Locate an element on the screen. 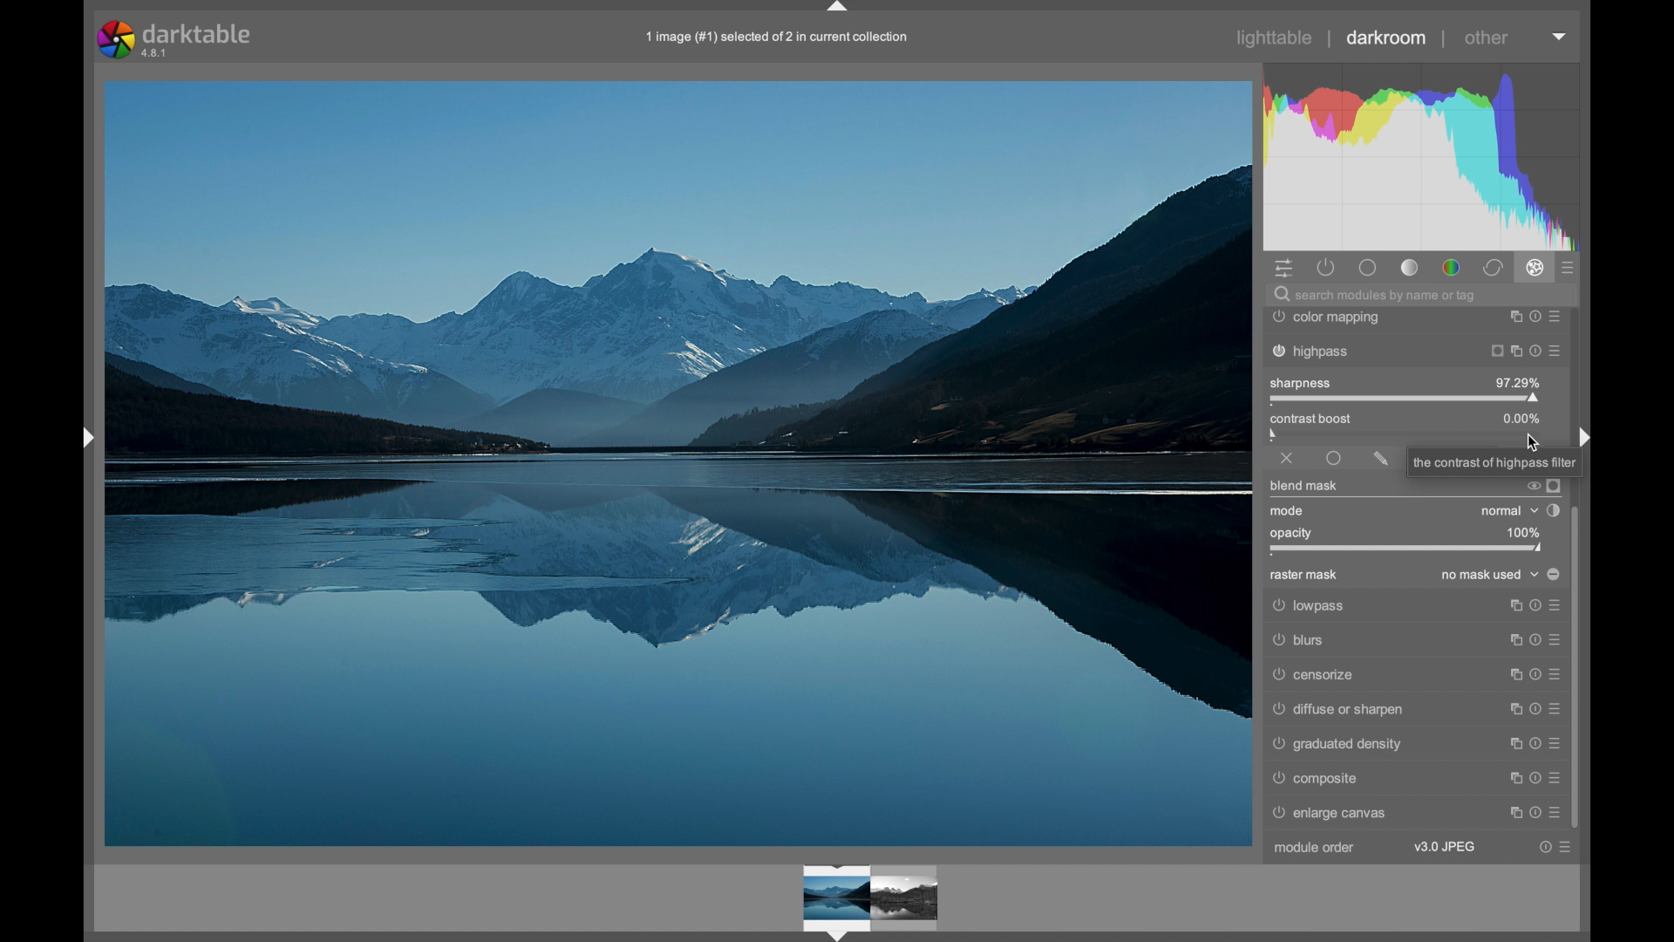  highpass is located at coordinates (1413, 352).